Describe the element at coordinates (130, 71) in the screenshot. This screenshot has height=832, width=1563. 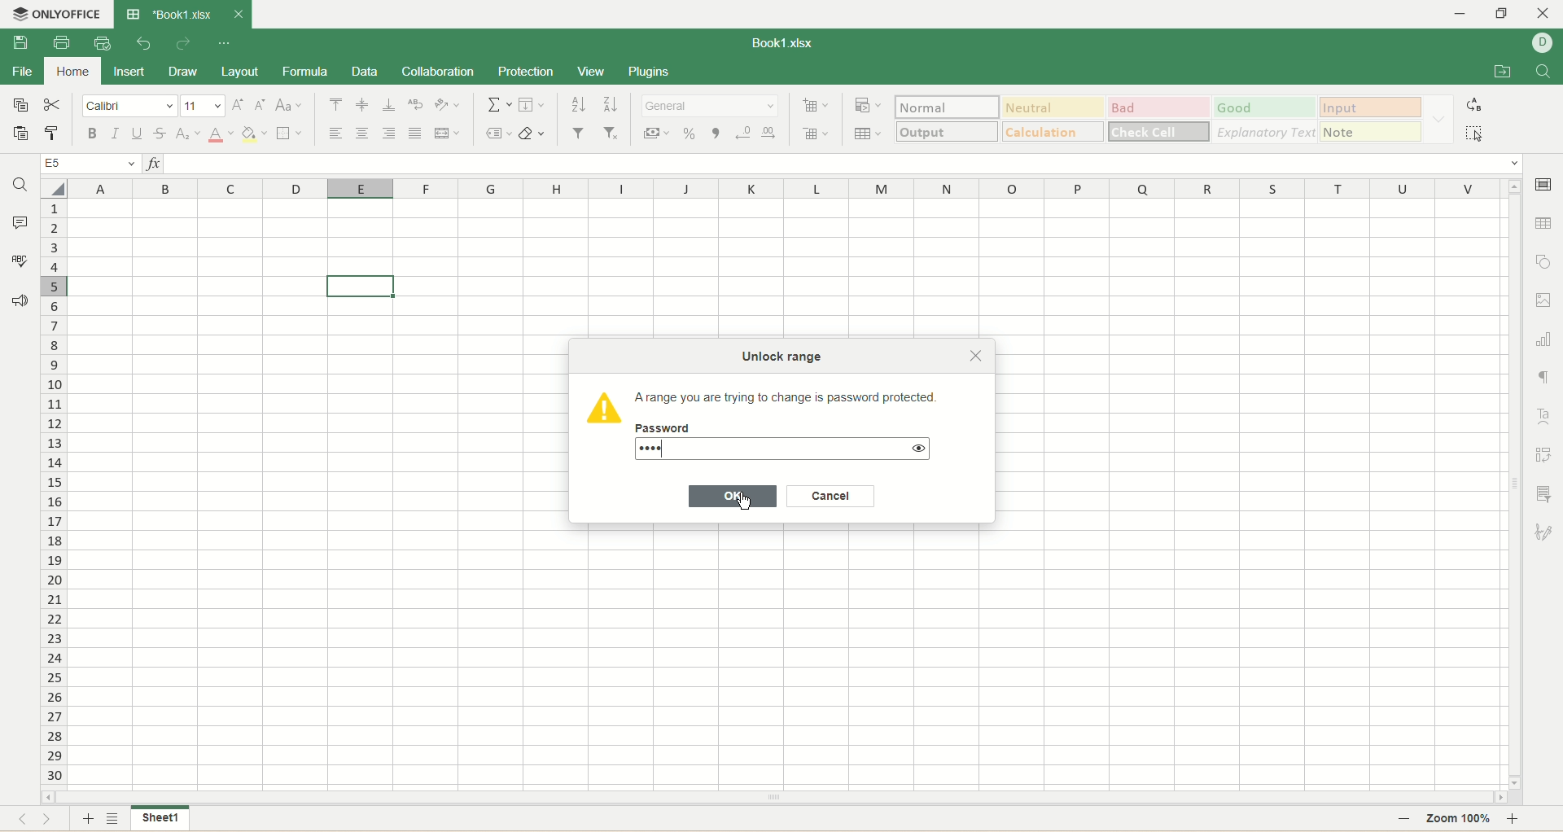
I see `insert` at that location.